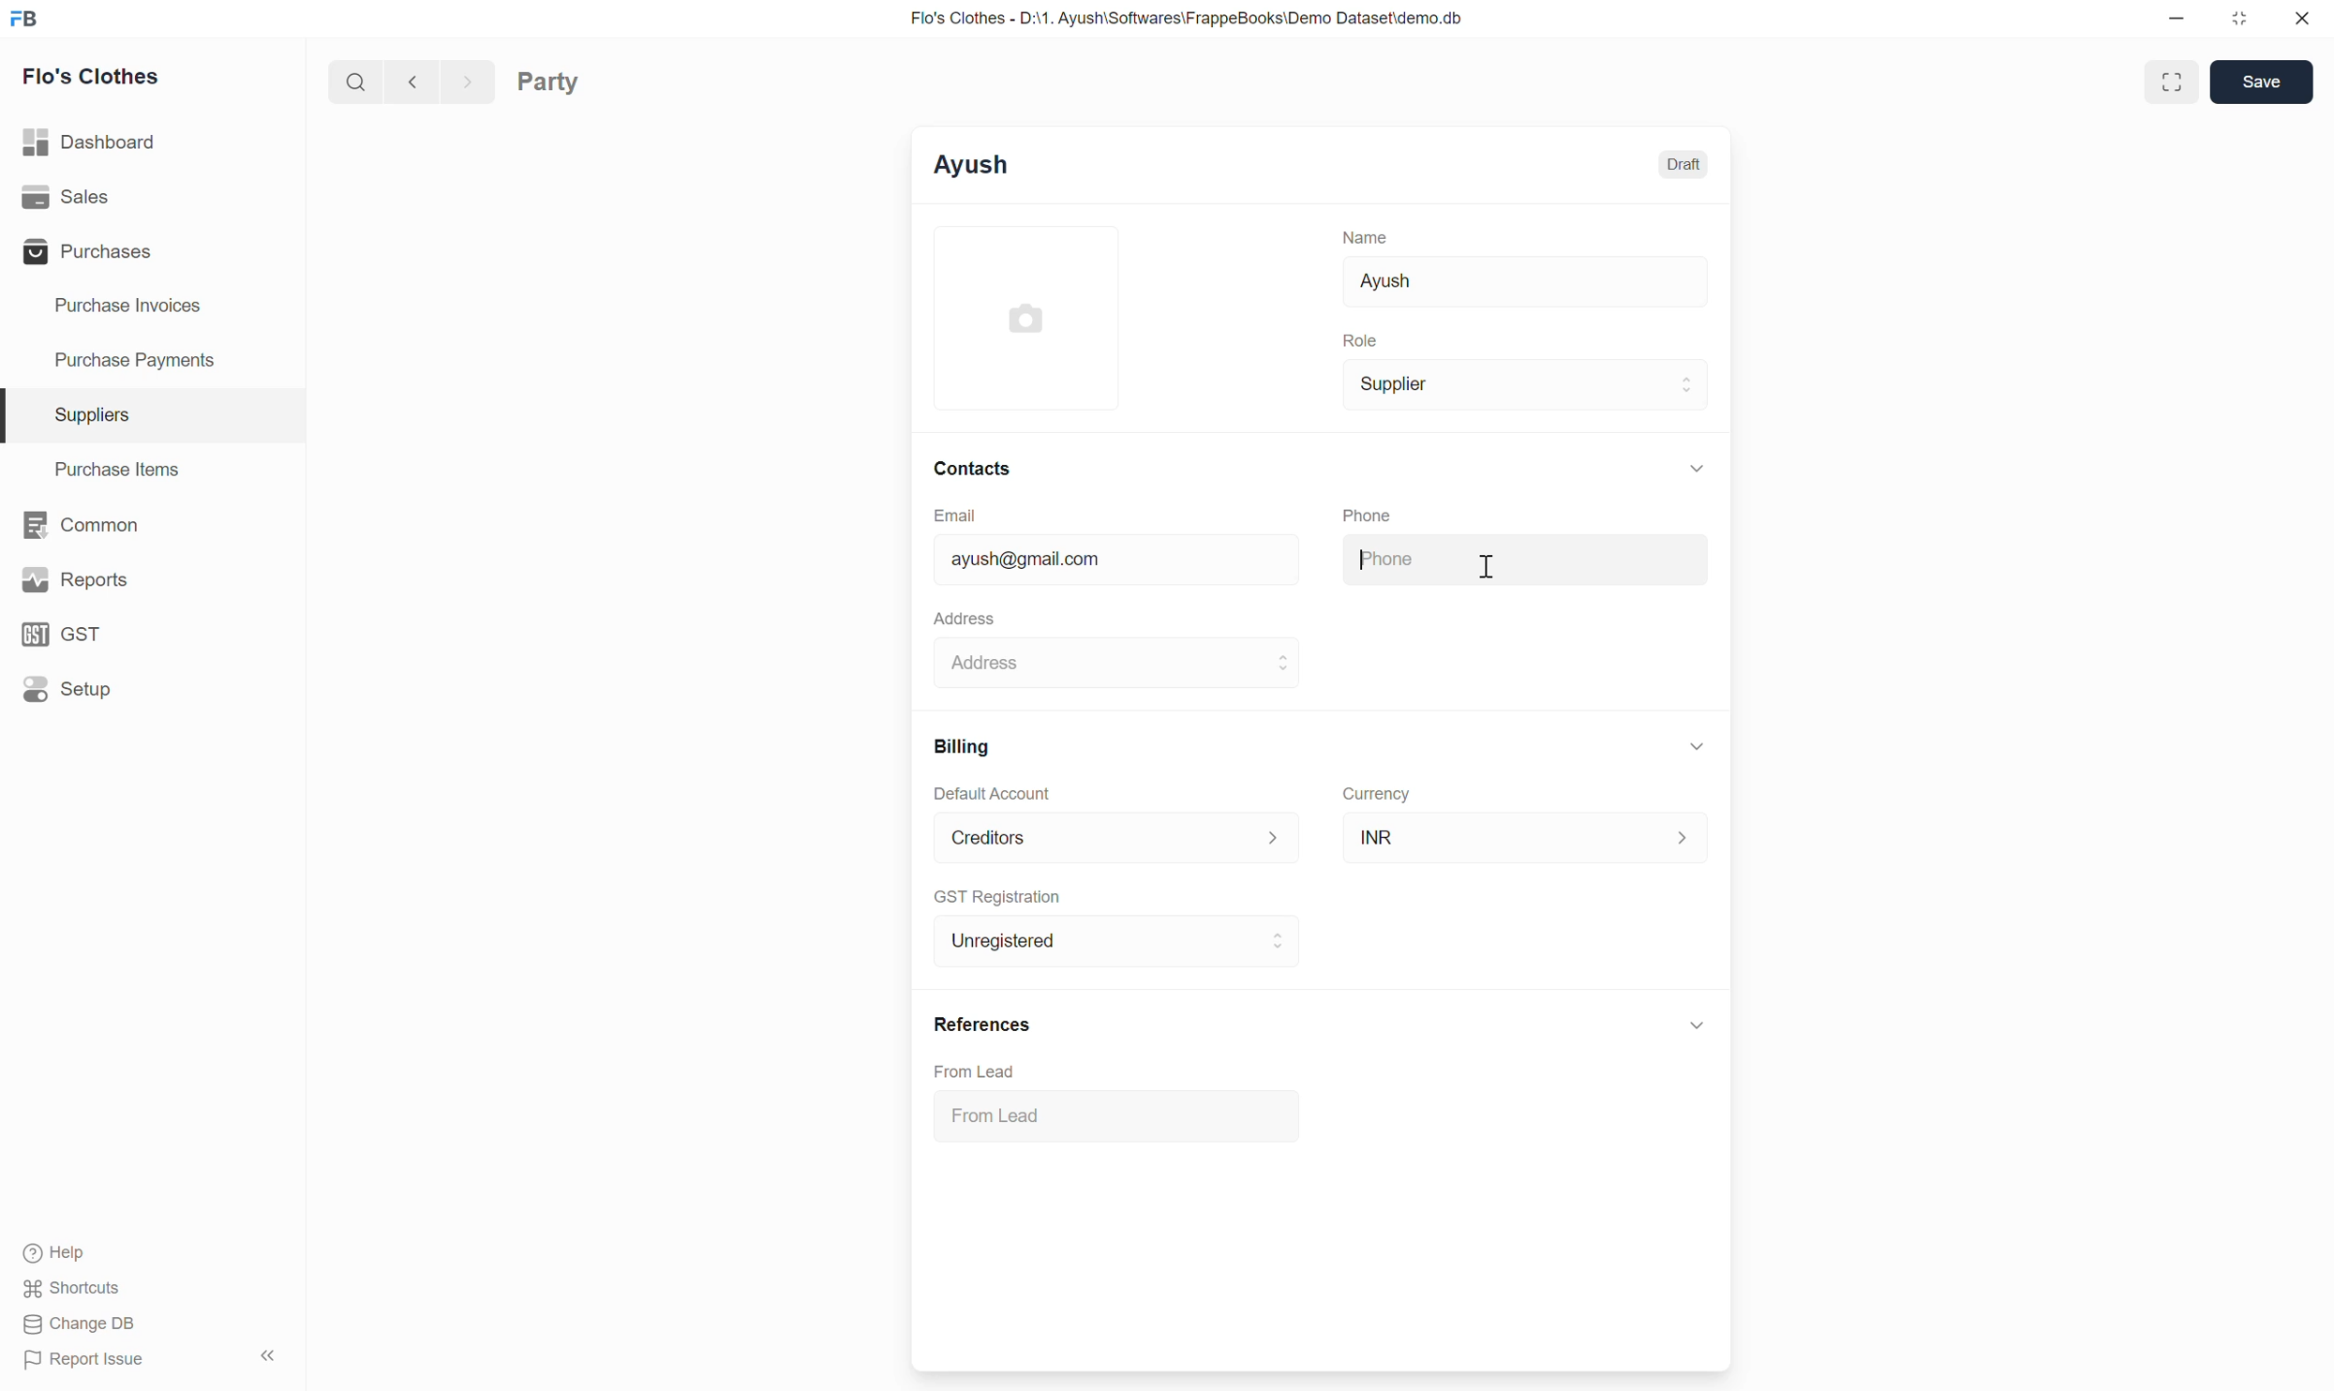 The width and height of the screenshot is (2334, 1391). Describe the element at coordinates (1118, 838) in the screenshot. I see `Default Account` at that location.